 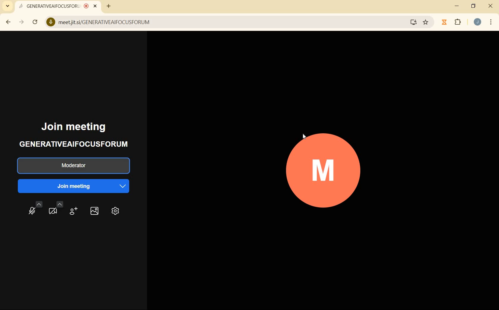 I want to click on Favorite, so click(x=425, y=23).